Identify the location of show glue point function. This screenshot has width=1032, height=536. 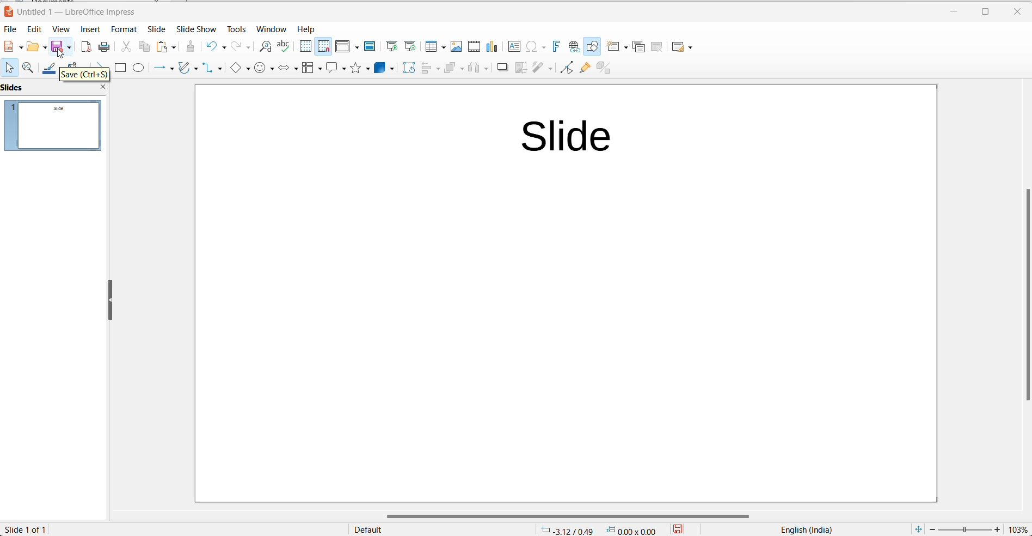
(585, 69).